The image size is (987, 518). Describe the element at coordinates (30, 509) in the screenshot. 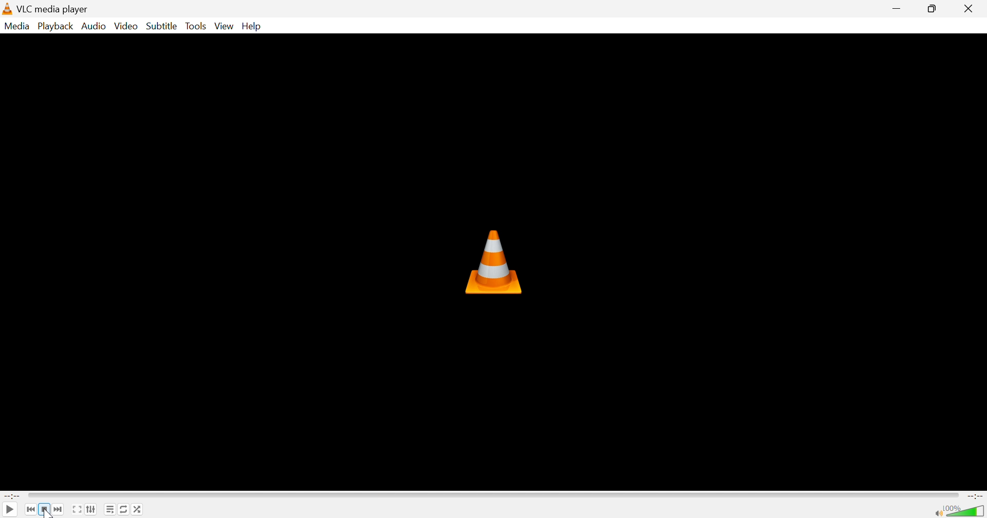

I see `Previous media in the playlist, skip backward when held` at that location.